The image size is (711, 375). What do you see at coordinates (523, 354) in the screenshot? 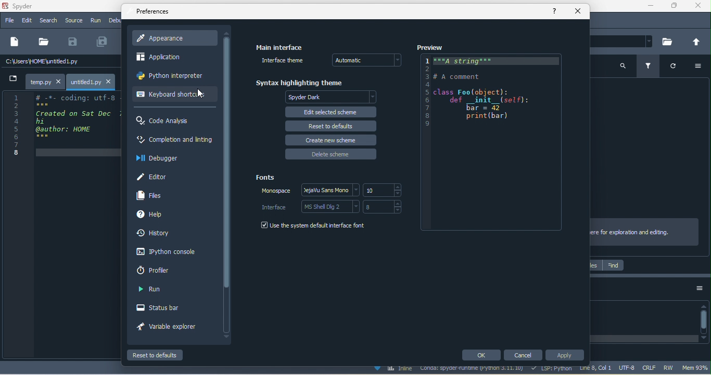
I see `cancel` at bounding box center [523, 354].